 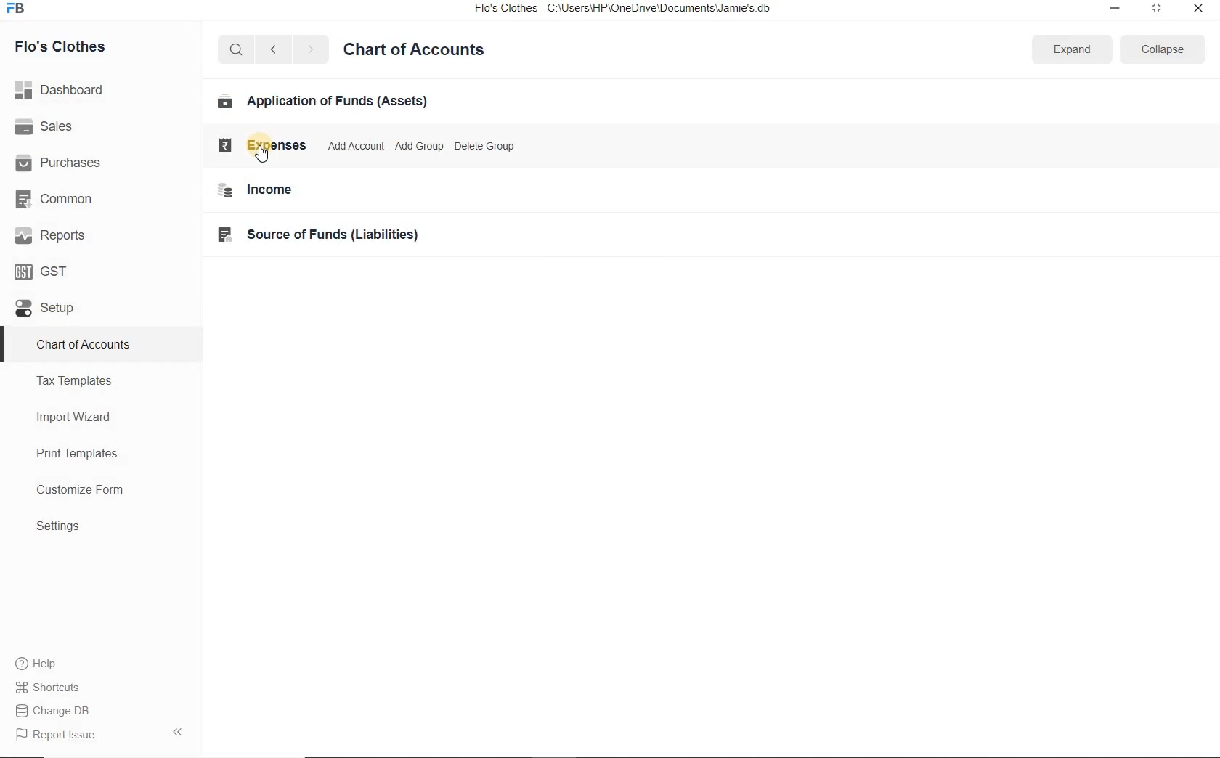 What do you see at coordinates (62, 46) in the screenshot?
I see `Flo's Clothes` at bounding box center [62, 46].